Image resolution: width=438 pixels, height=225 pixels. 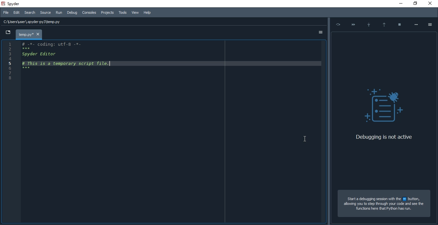 What do you see at coordinates (319, 33) in the screenshot?
I see `options` at bounding box center [319, 33].